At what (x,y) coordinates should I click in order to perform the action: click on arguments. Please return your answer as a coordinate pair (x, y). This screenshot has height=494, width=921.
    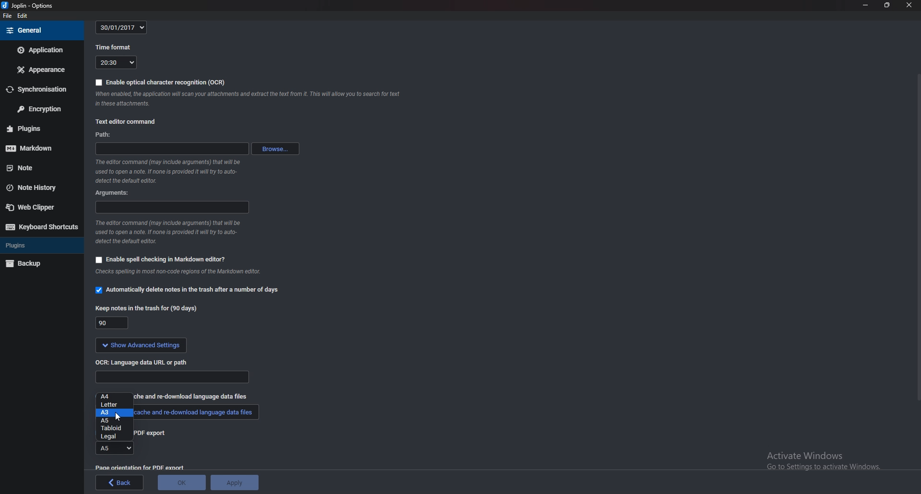
    Looking at the image, I should click on (171, 208).